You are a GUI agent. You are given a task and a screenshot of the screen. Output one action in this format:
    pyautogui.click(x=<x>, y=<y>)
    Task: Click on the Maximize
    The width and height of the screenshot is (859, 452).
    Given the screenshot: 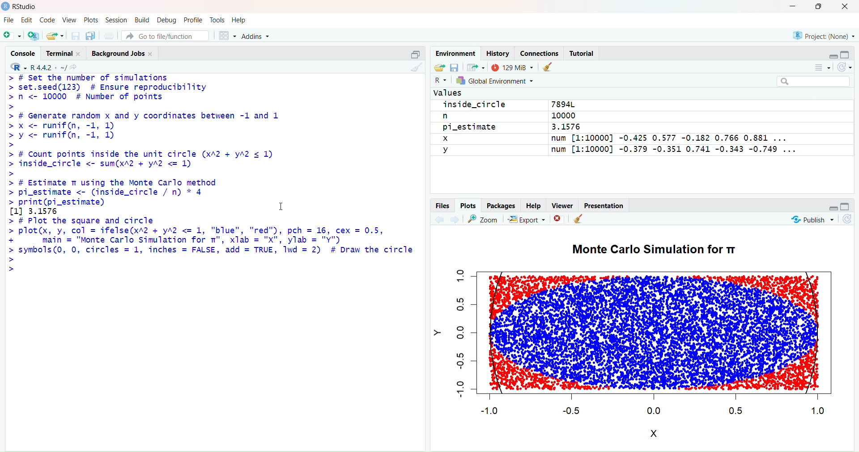 What is the action you would take?
    pyautogui.click(x=845, y=55)
    